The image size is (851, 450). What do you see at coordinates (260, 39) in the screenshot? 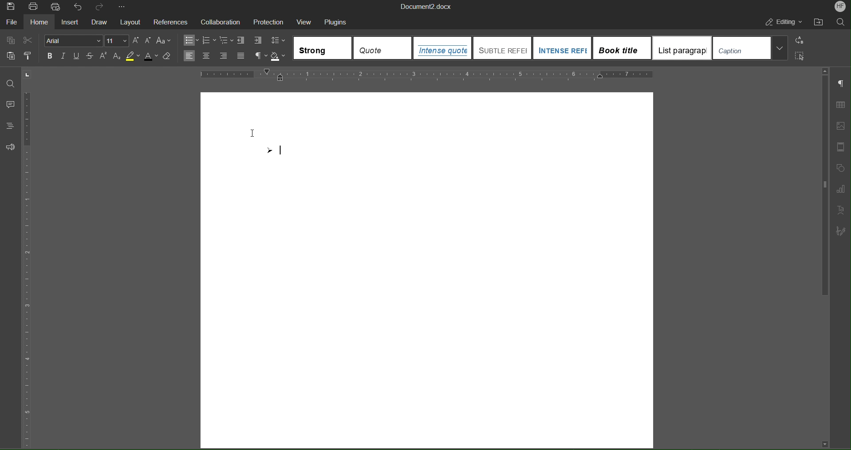
I see `Increase Indent` at bounding box center [260, 39].